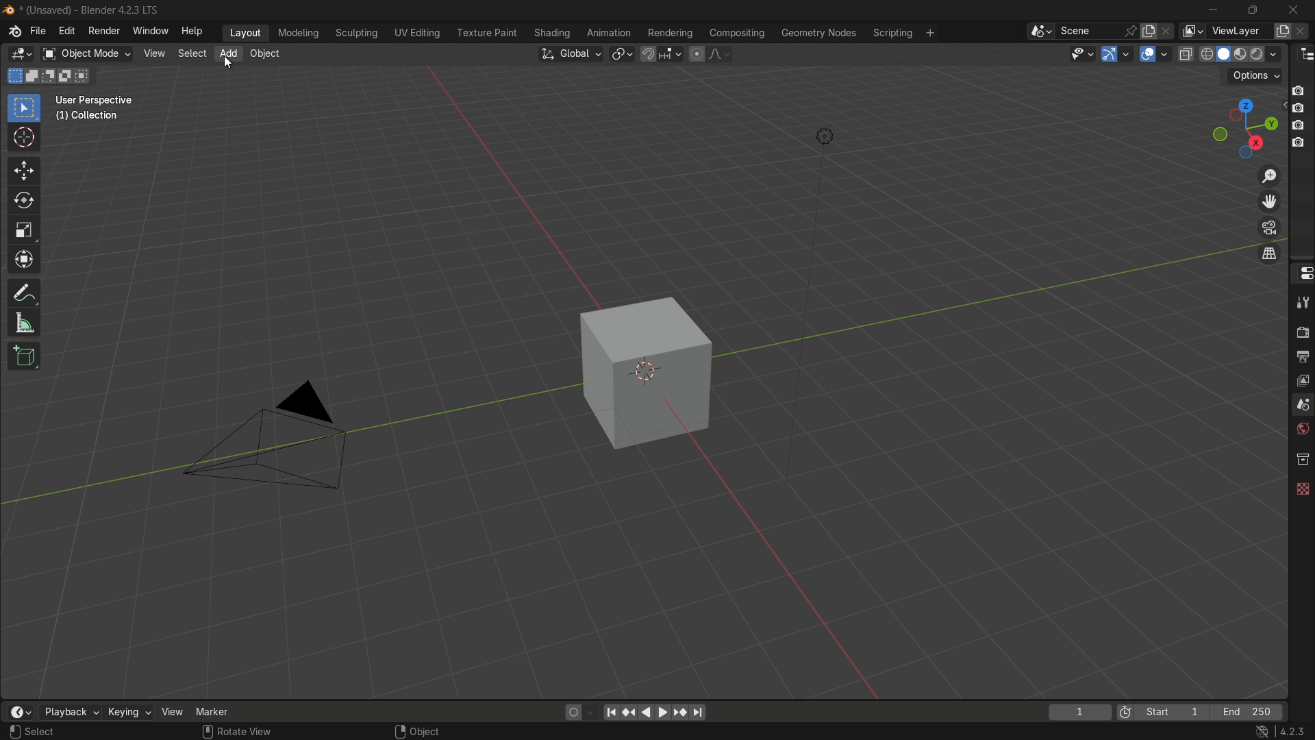  What do you see at coordinates (930, 34) in the screenshot?
I see `add workplace` at bounding box center [930, 34].